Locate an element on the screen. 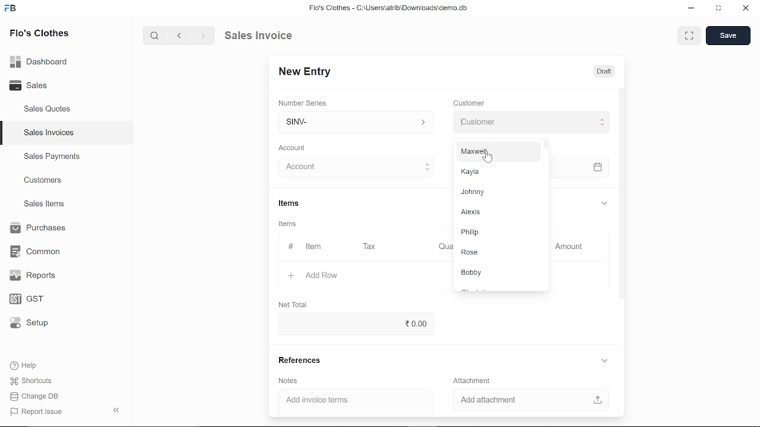 This screenshot has width=760, height=427. References. is located at coordinates (300, 362).